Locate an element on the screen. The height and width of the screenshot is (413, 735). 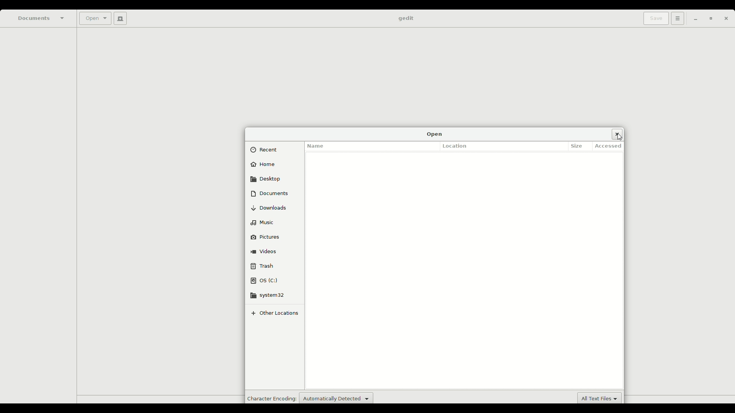
Trash is located at coordinates (263, 266).